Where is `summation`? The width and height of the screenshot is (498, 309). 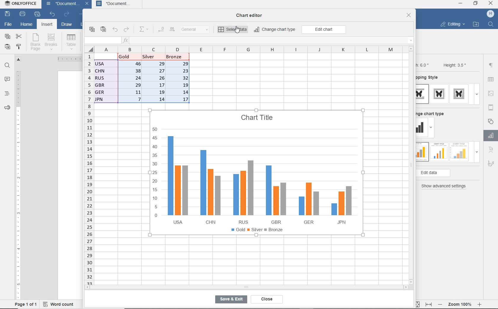 summation is located at coordinates (145, 30).